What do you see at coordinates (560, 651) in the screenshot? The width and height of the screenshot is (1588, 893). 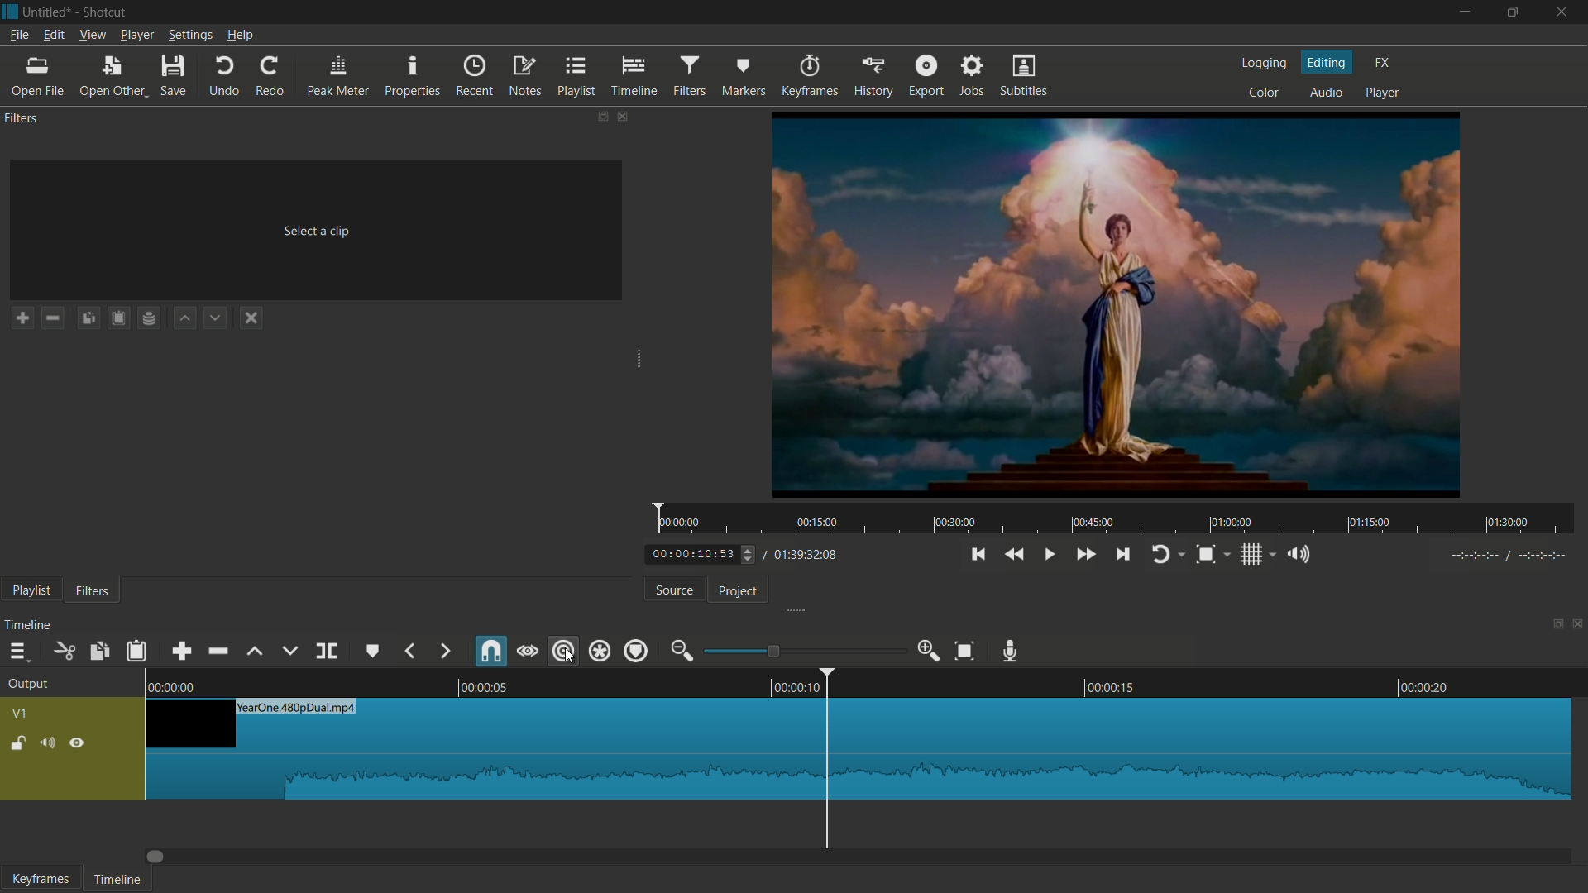 I see `ripple` at bounding box center [560, 651].